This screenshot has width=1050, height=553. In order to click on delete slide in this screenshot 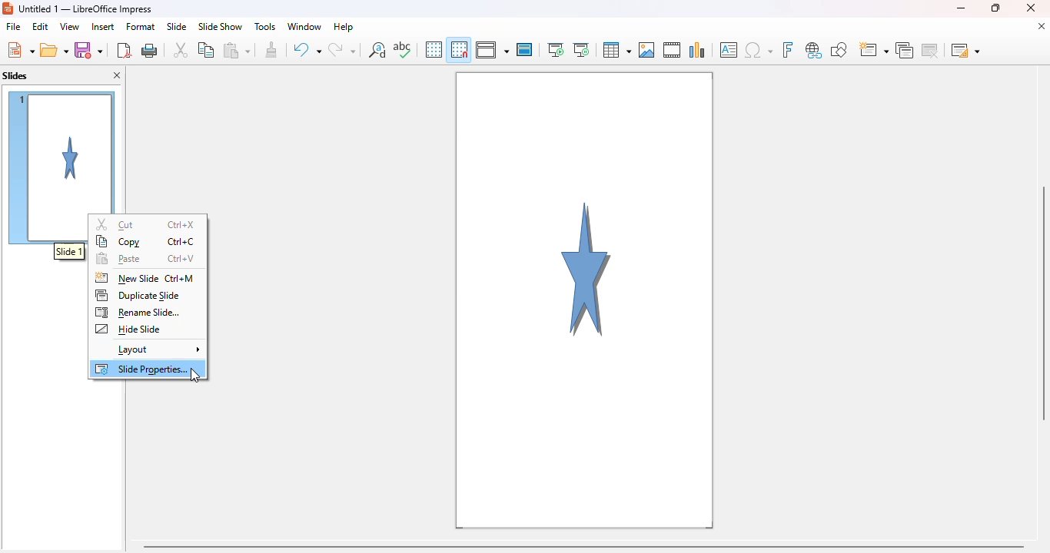, I will do `click(930, 50)`.